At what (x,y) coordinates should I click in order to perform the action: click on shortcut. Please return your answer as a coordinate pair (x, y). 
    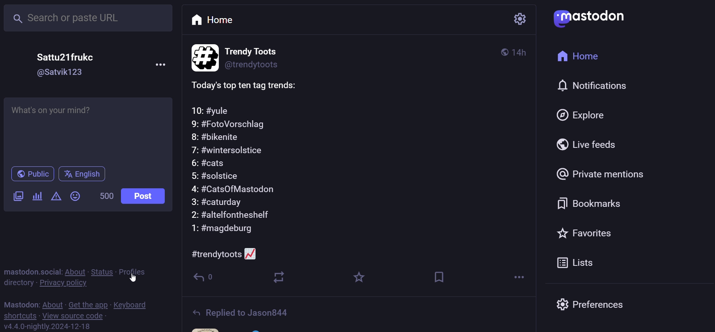
    Looking at the image, I should click on (17, 316).